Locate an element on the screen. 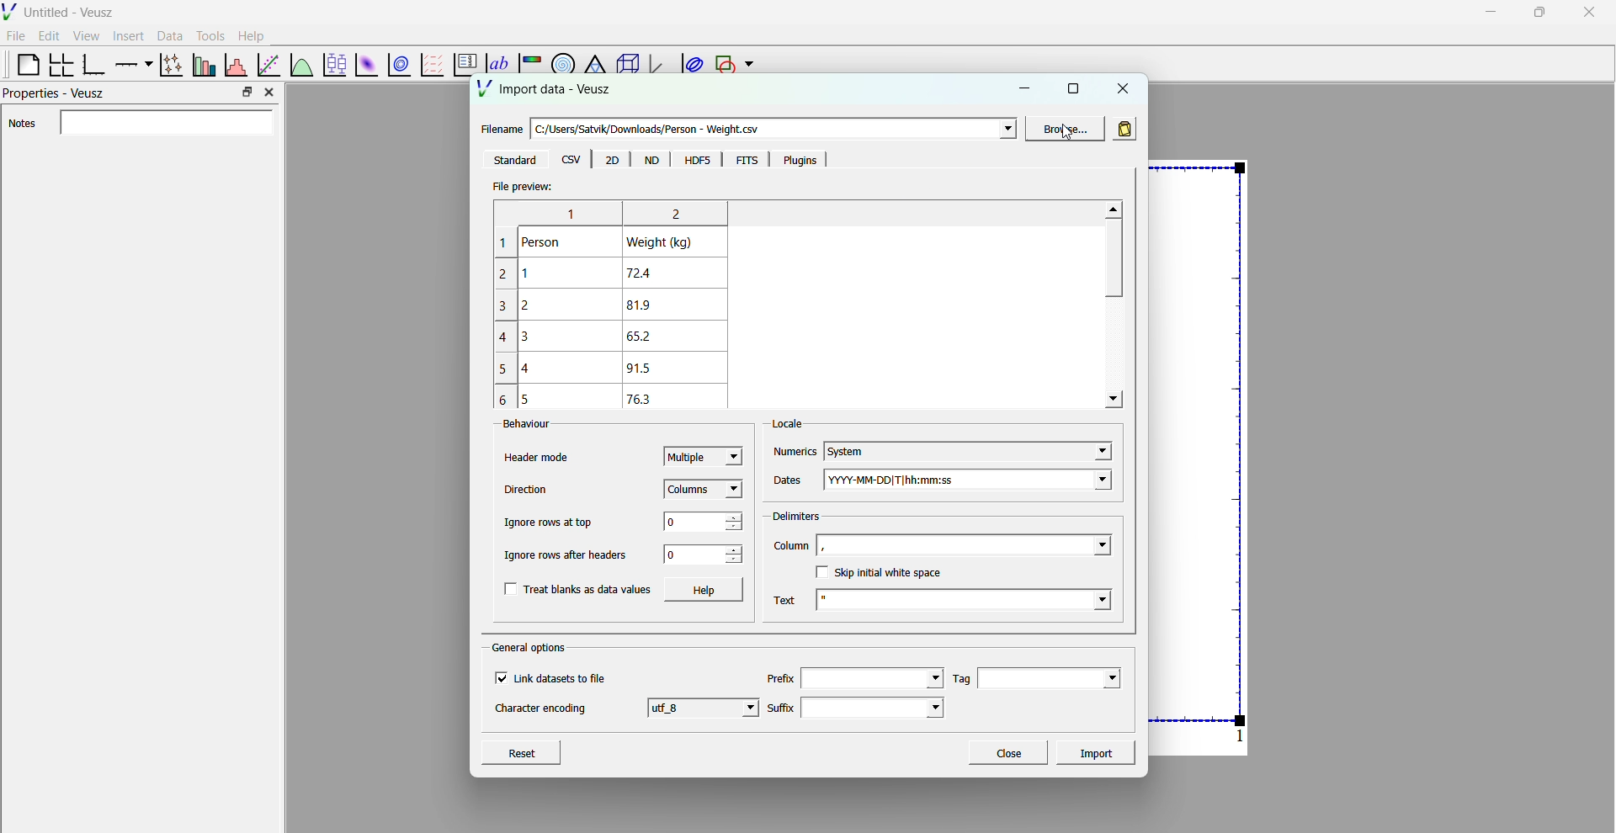  Locale is located at coordinates (790, 419).